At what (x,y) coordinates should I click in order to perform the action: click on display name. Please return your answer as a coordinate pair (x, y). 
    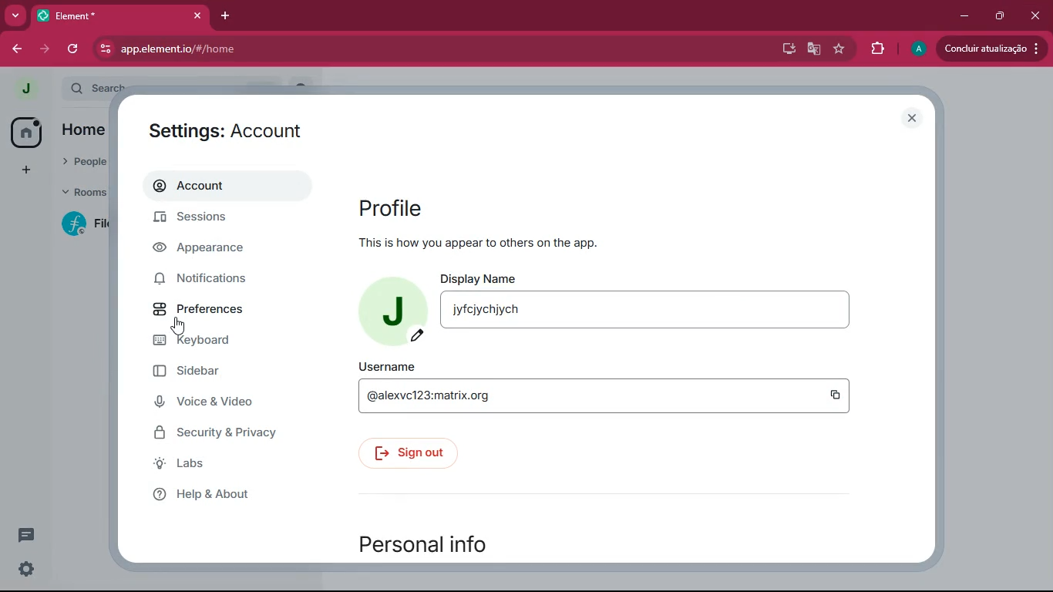
    Looking at the image, I should click on (651, 301).